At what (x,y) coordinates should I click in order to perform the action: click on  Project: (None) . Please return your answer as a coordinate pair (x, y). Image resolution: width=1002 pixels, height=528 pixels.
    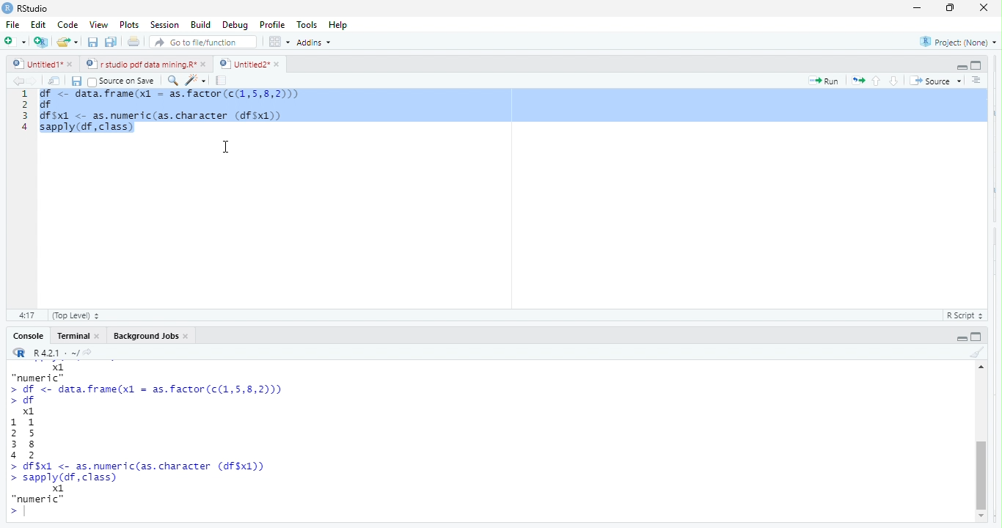
    Looking at the image, I should click on (959, 43).